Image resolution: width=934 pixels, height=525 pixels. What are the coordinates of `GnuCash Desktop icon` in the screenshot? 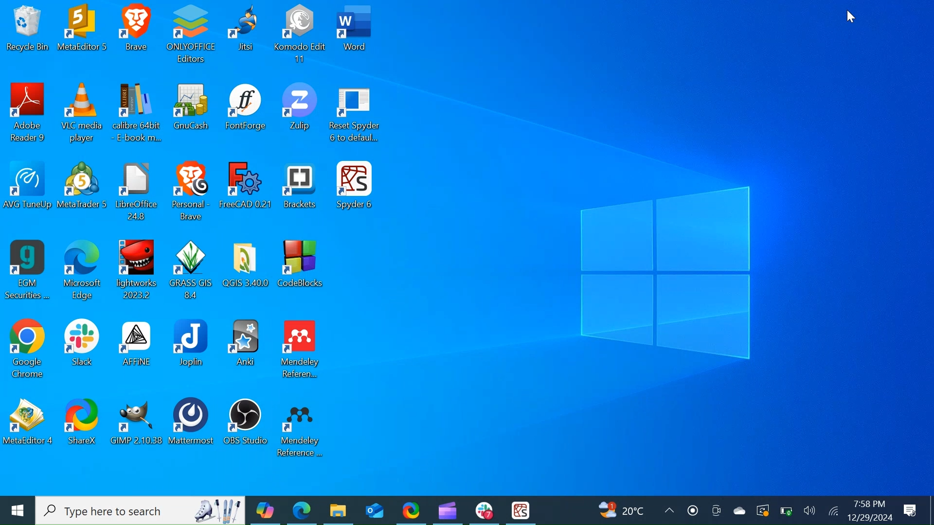 It's located at (193, 114).